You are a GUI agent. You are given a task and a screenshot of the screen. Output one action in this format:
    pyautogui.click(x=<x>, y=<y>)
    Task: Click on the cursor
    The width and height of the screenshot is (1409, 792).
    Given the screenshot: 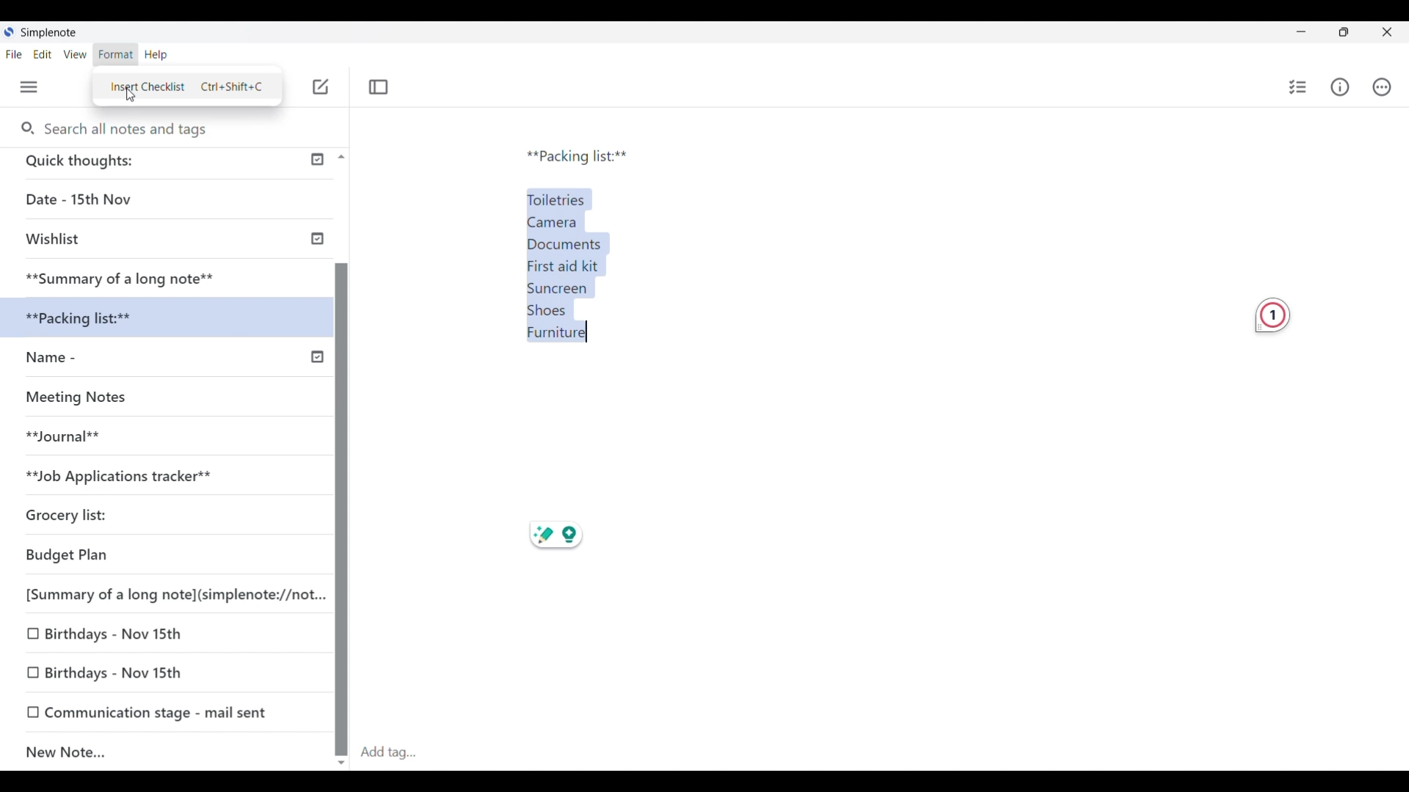 What is the action you would take?
    pyautogui.click(x=129, y=95)
    